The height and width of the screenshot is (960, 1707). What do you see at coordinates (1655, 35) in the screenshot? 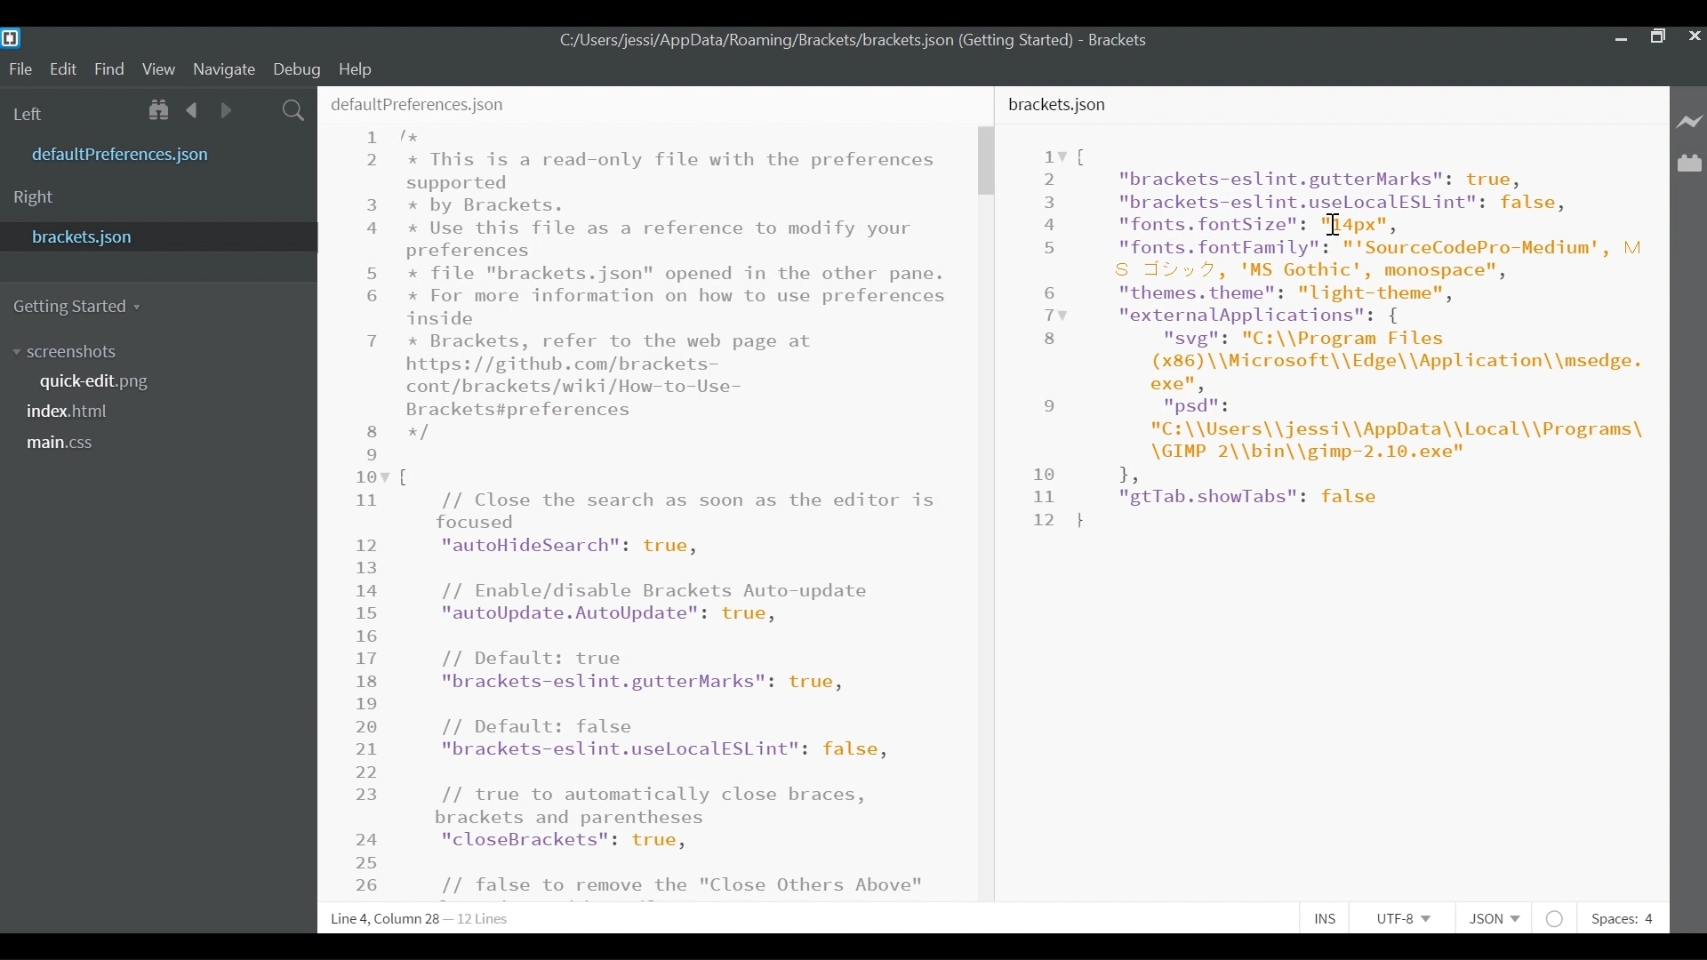
I see `Restore` at bounding box center [1655, 35].